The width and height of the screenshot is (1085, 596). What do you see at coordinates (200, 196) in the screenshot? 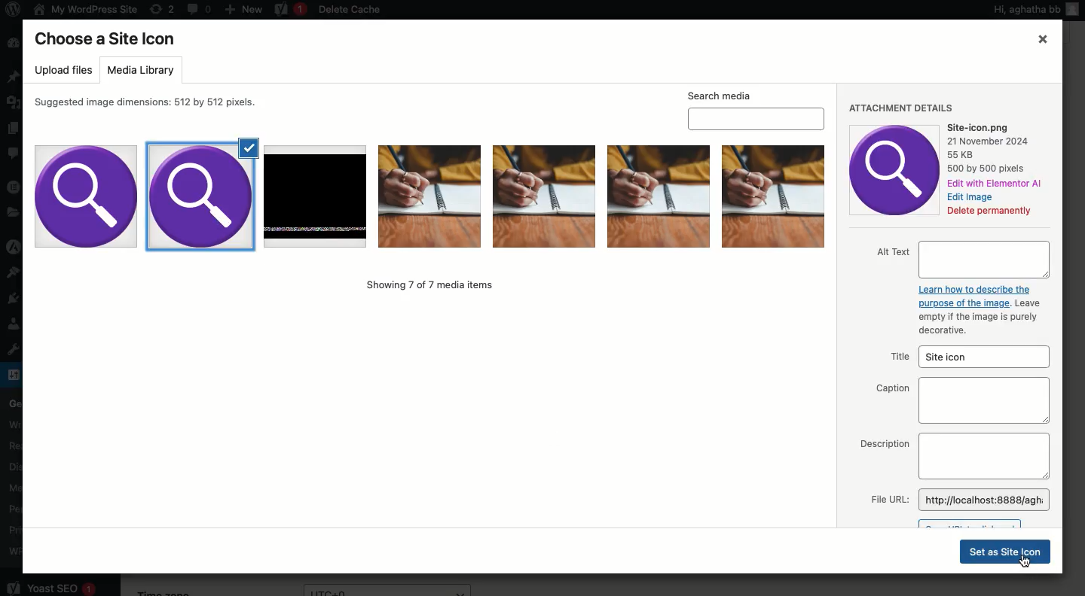
I see `Image selected` at bounding box center [200, 196].